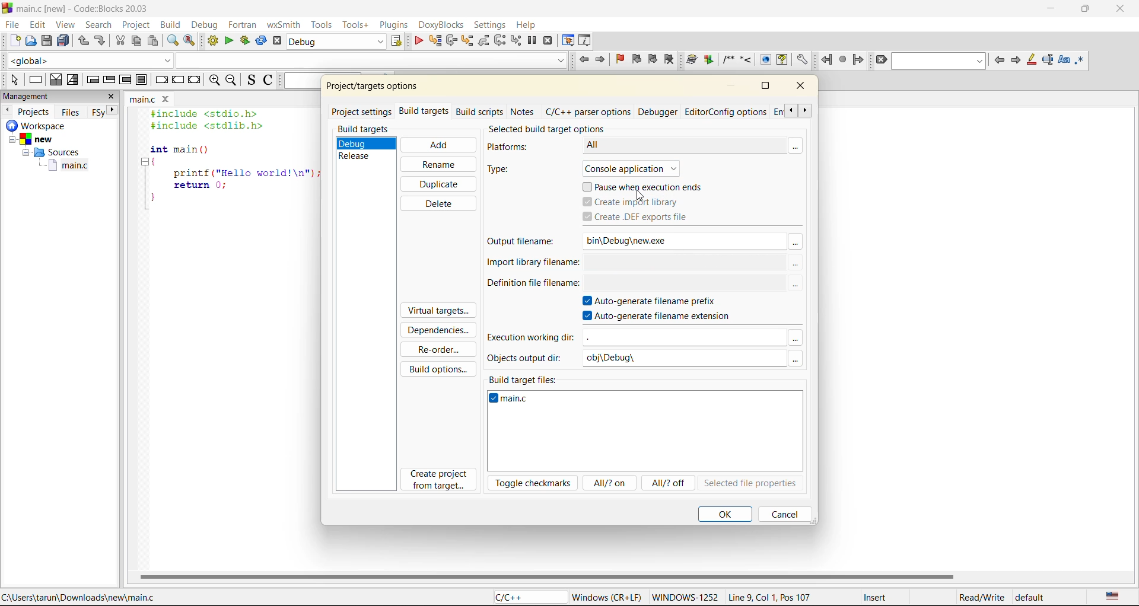 The width and height of the screenshot is (1139, 606). Describe the element at coordinates (14, 40) in the screenshot. I see `new` at that location.